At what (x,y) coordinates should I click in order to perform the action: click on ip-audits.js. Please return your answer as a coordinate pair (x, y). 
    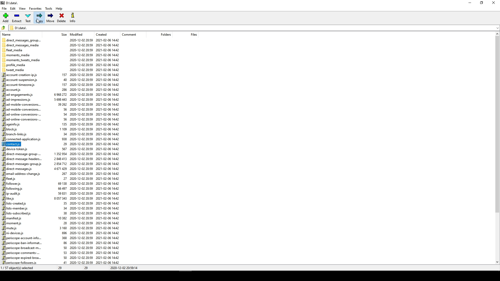
    Looking at the image, I should click on (11, 194).